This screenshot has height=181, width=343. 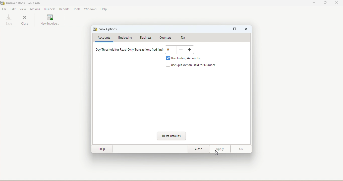 I want to click on Maximize, so click(x=235, y=30).